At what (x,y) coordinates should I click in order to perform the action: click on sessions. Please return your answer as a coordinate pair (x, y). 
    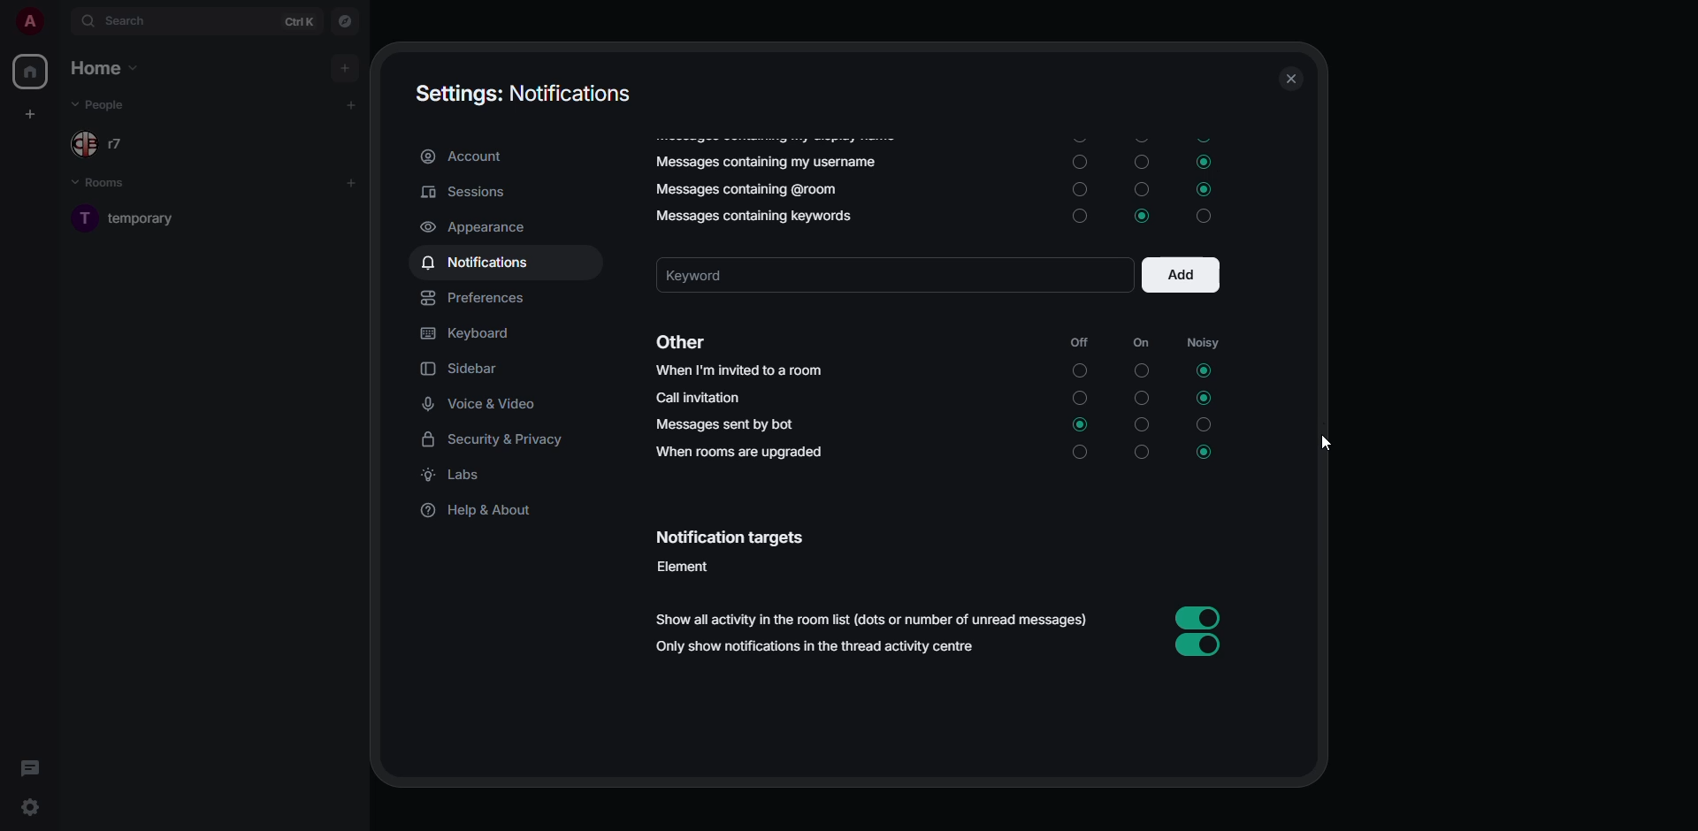
    Looking at the image, I should click on (463, 191).